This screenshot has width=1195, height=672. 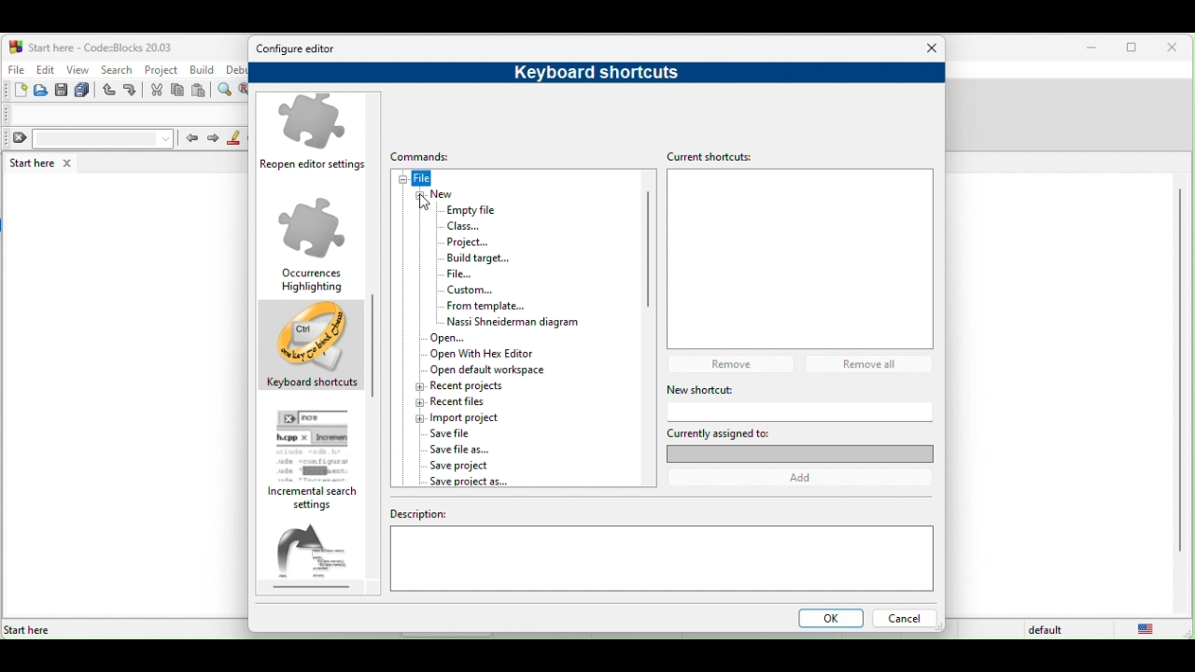 I want to click on search, so click(x=116, y=69).